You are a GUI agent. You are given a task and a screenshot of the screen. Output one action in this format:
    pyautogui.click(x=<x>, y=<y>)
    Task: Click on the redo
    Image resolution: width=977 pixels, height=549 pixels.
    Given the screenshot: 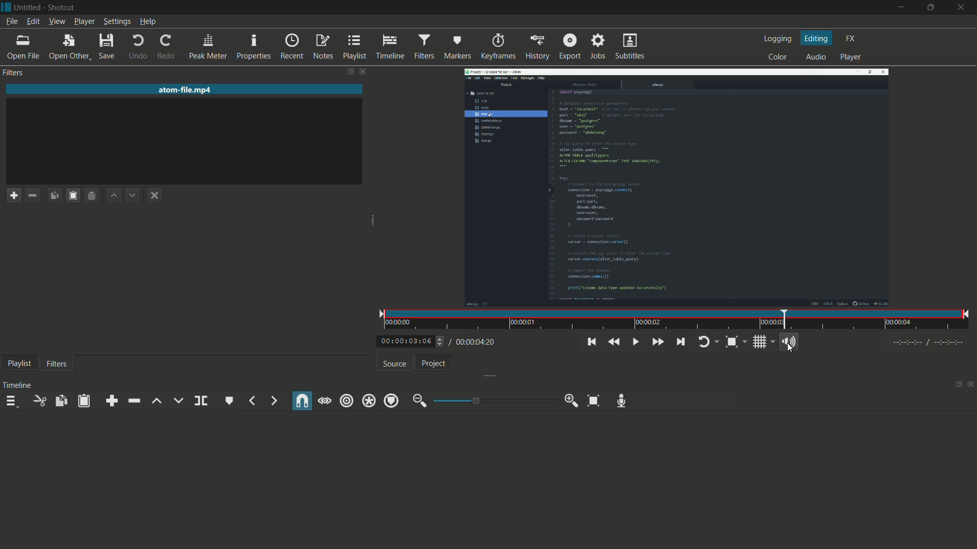 What is the action you would take?
    pyautogui.click(x=164, y=46)
    